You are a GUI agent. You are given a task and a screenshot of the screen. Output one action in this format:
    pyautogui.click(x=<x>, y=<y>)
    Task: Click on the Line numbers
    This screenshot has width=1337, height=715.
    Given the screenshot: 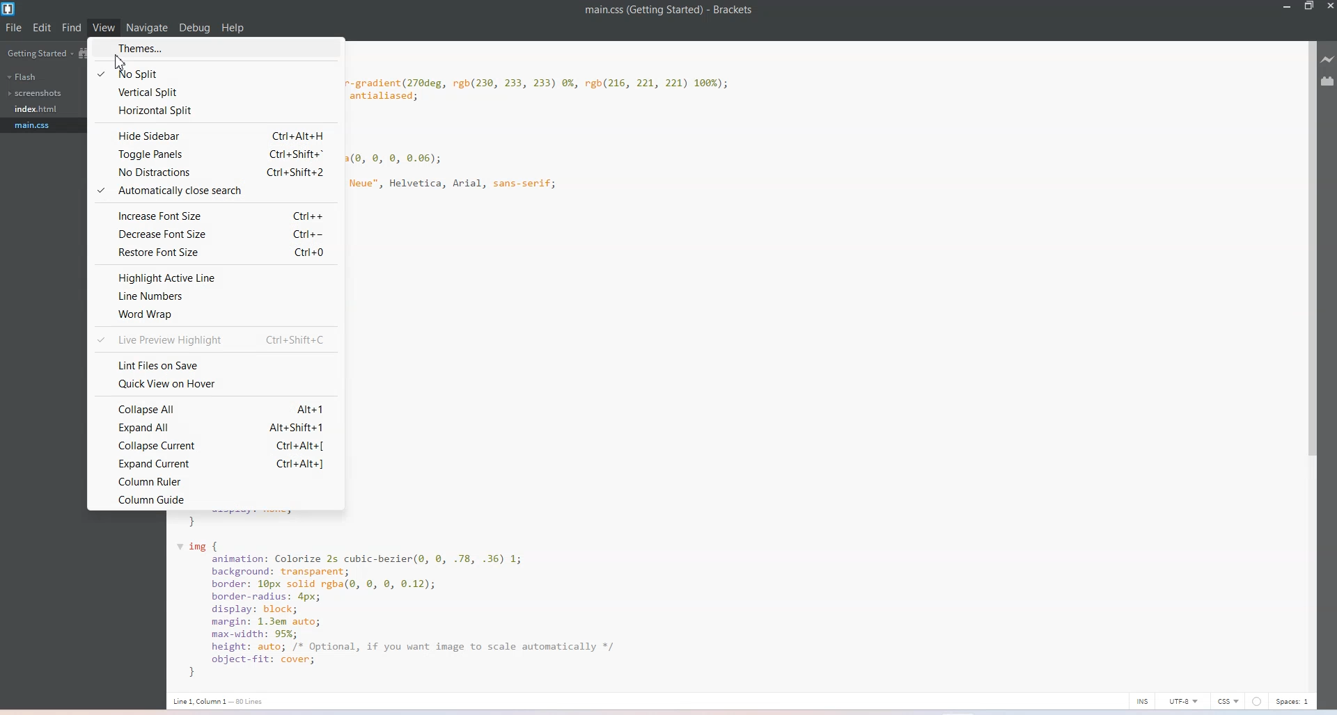 What is the action you would take?
    pyautogui.click(x=217, y=296)
    